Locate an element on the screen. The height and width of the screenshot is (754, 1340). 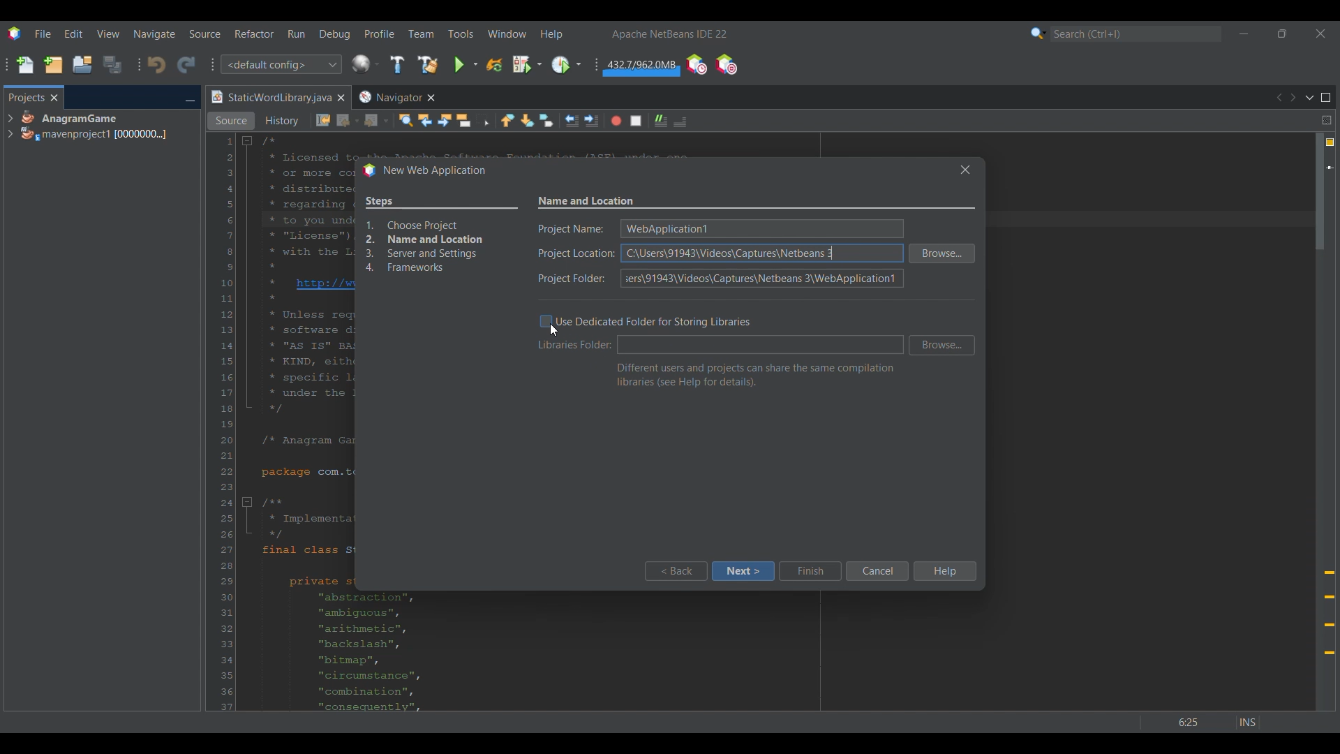
Start macro recording is located at coordinates (616, 121).